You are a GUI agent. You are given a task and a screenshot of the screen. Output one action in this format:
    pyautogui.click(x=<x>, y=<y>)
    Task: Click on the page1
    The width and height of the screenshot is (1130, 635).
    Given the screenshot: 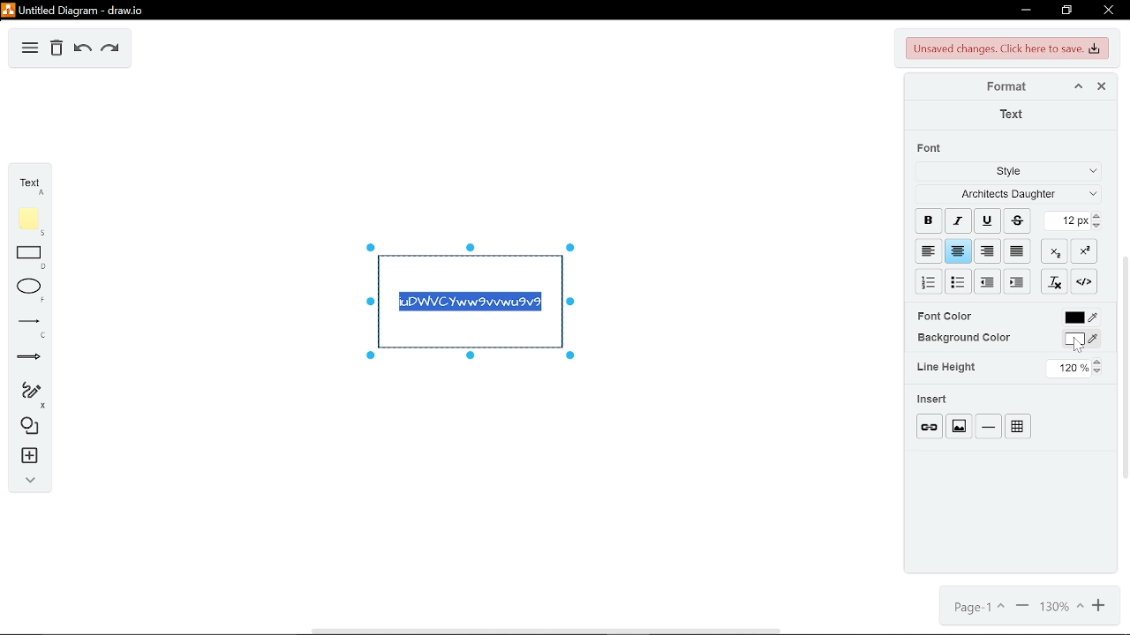 What is the action you would take?
    pyautogui.click(x=977, y=608)
    